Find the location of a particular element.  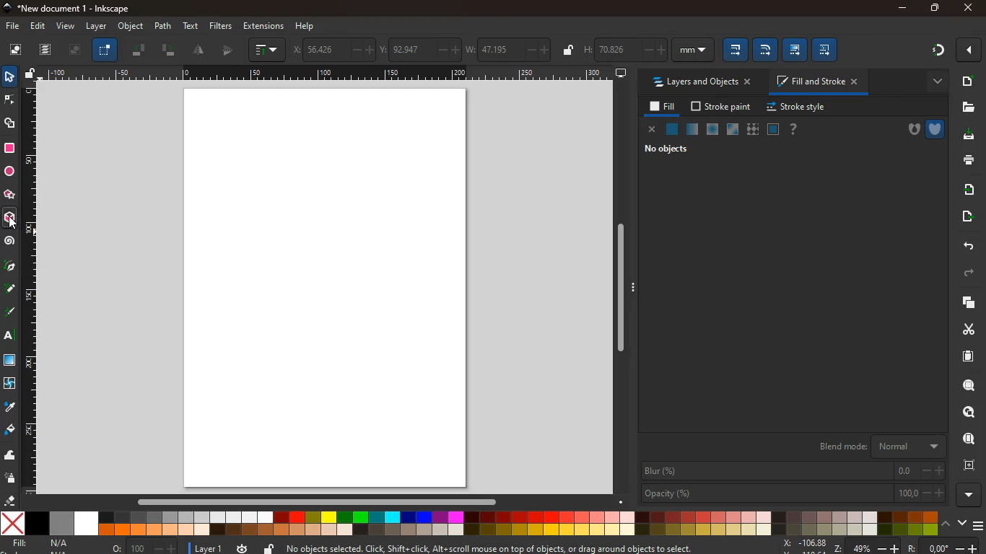

down is located at coordinates (961, 524).